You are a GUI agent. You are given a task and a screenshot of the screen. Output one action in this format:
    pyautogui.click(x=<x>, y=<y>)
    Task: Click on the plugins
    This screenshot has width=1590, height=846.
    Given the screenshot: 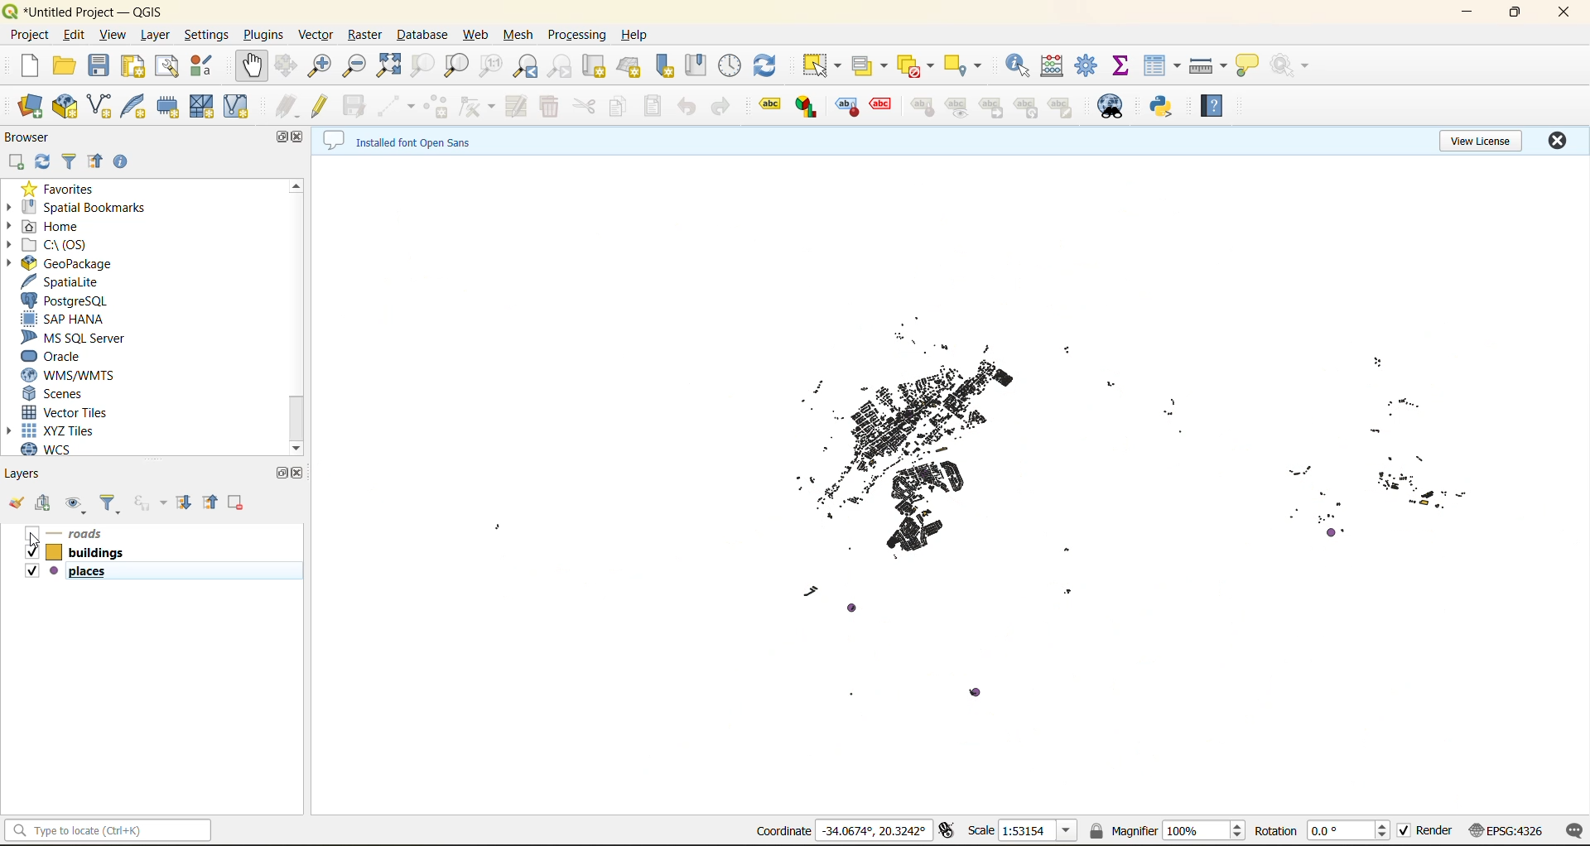 What is the action you would take?
    pyautogui.click(x=267, y=35)
    